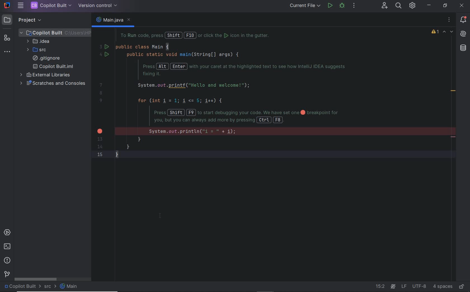  Describe the element at coordinates (37, 50) in the screenshot. I see `SRC` at that location.